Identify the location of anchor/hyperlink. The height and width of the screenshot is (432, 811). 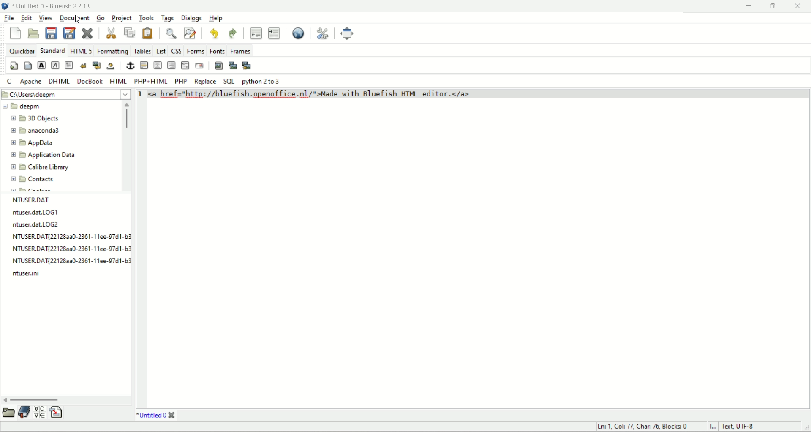
(130, 65).